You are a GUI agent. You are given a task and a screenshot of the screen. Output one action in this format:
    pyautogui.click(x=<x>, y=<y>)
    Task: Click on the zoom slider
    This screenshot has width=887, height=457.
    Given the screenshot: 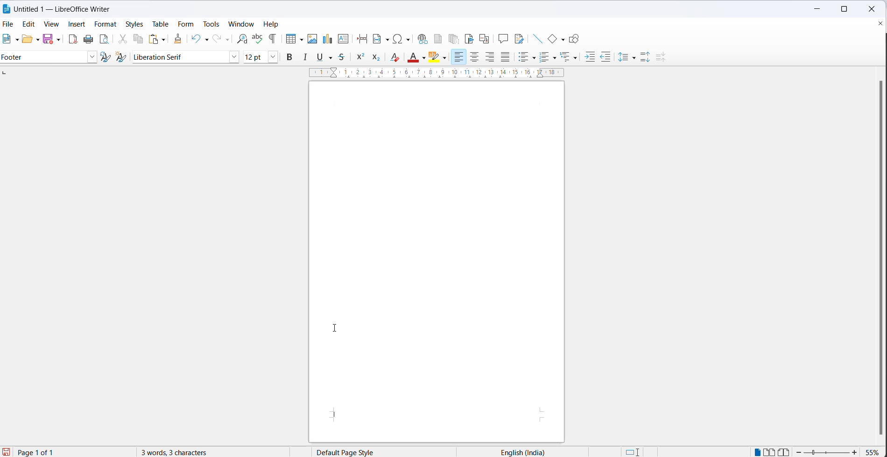 What is the action you would take?
    pyautogui.click(x=827, y=453)
    